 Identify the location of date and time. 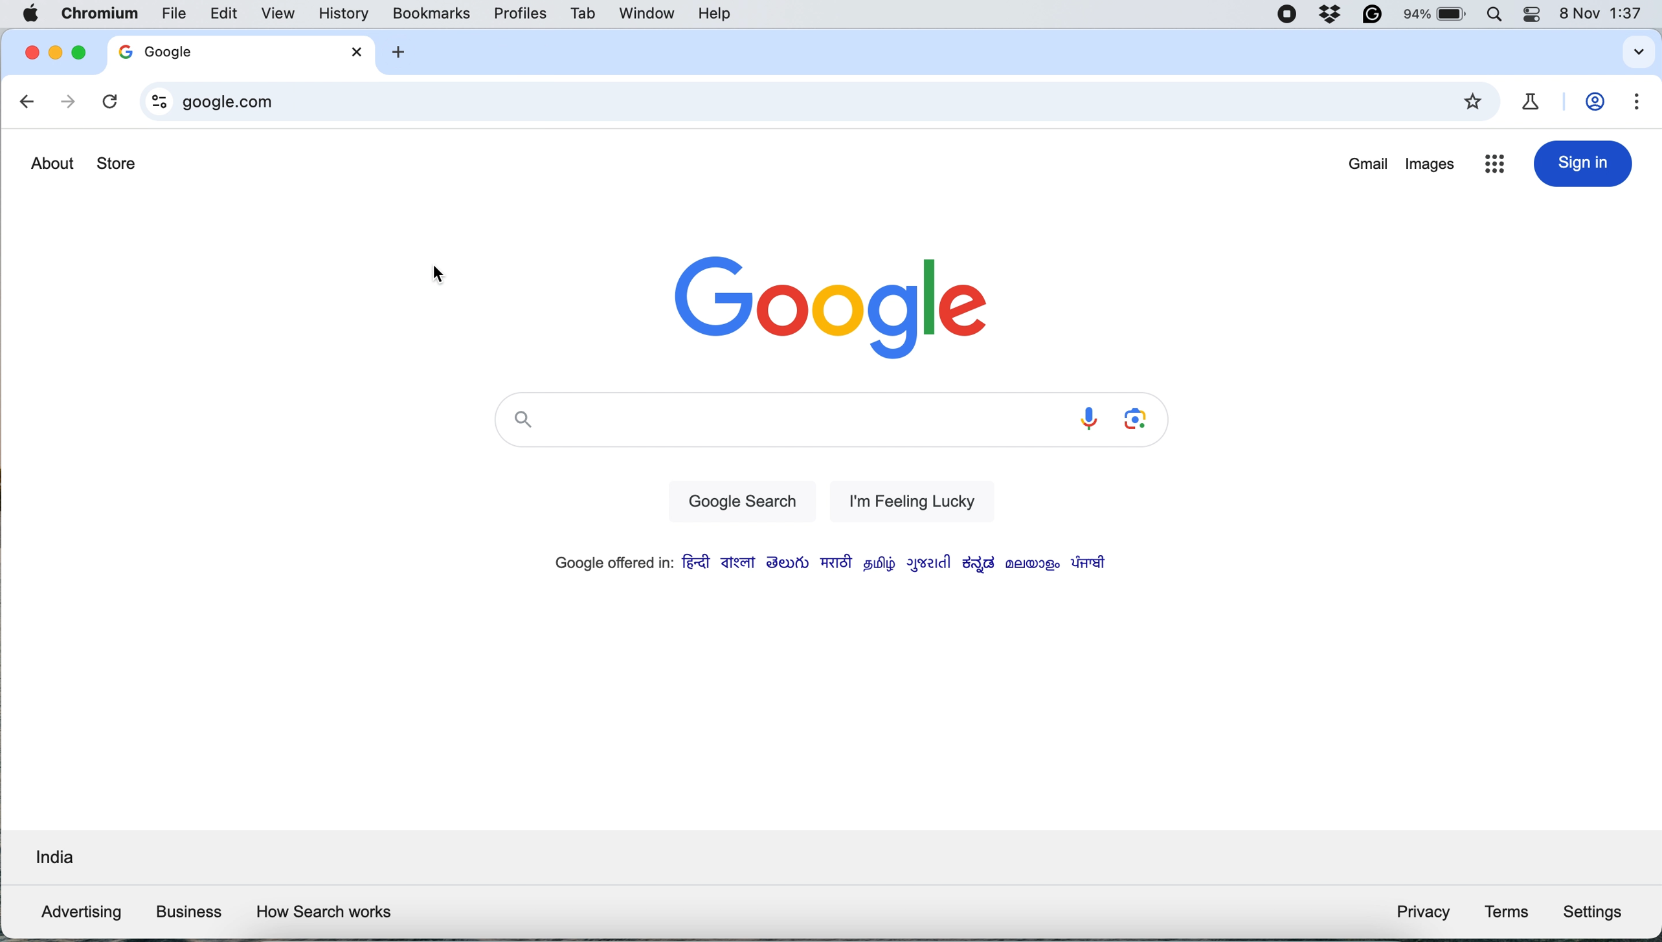
(1606, 14).